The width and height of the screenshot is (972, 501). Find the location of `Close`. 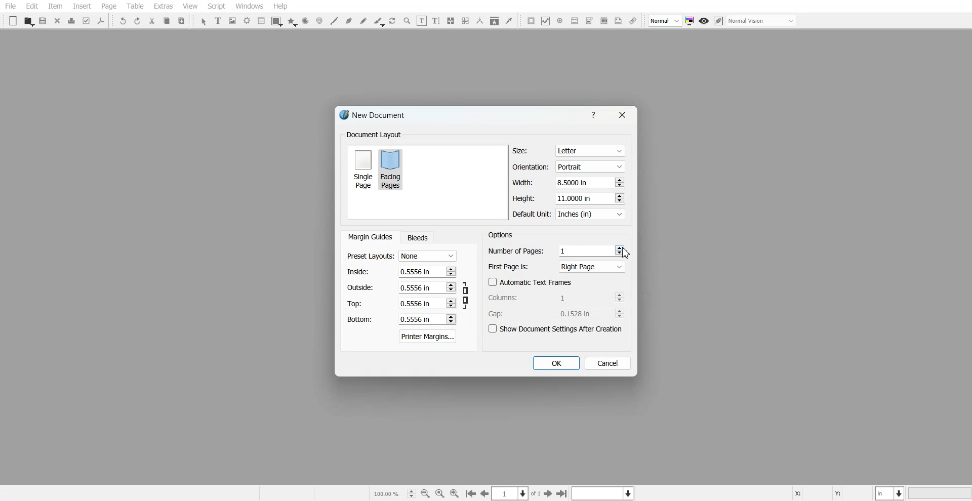

Close is located at coordinates (58, 20).